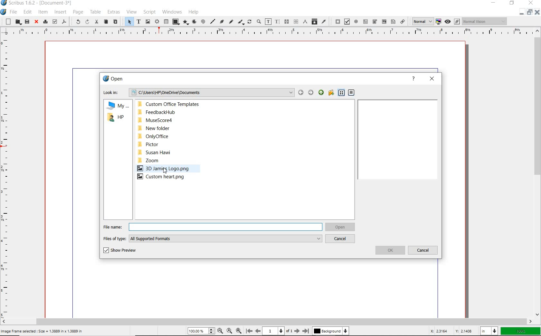 The width and height of the screenshot is (541, 336). I want to click on close, so click(37, 22).